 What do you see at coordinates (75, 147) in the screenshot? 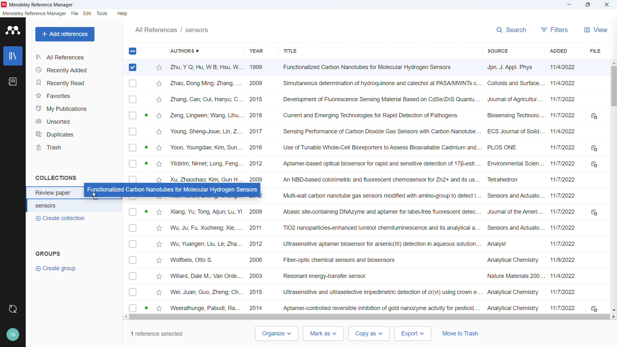
I see `trash ` at bounding box center [75, 147].